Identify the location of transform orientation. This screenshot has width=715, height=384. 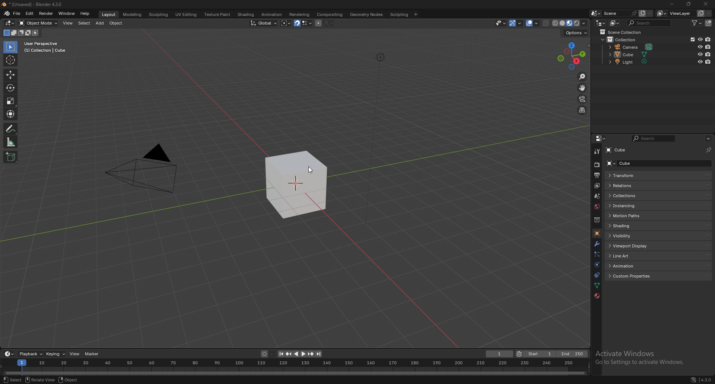
(264, 23).